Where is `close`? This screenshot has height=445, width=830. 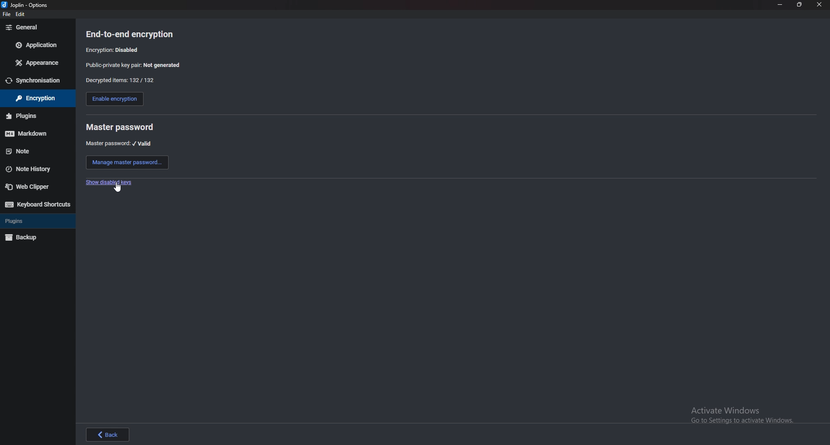 close is located at coordinates (818, 5).